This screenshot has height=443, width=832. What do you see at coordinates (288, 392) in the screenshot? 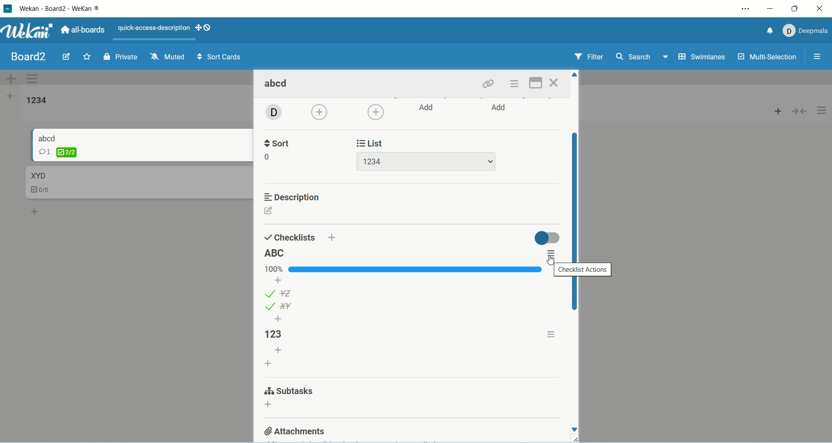
I see `subtasks` at bounding box center [288, 392].